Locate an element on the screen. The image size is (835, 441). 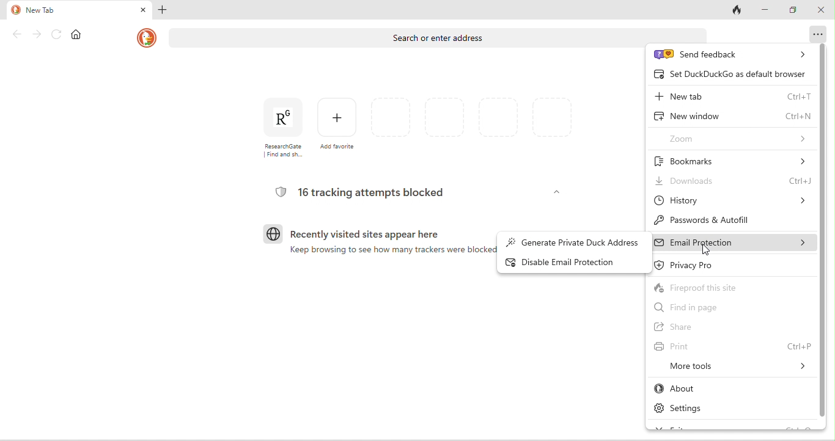
disable email protection is located at coordinates (575, 261).